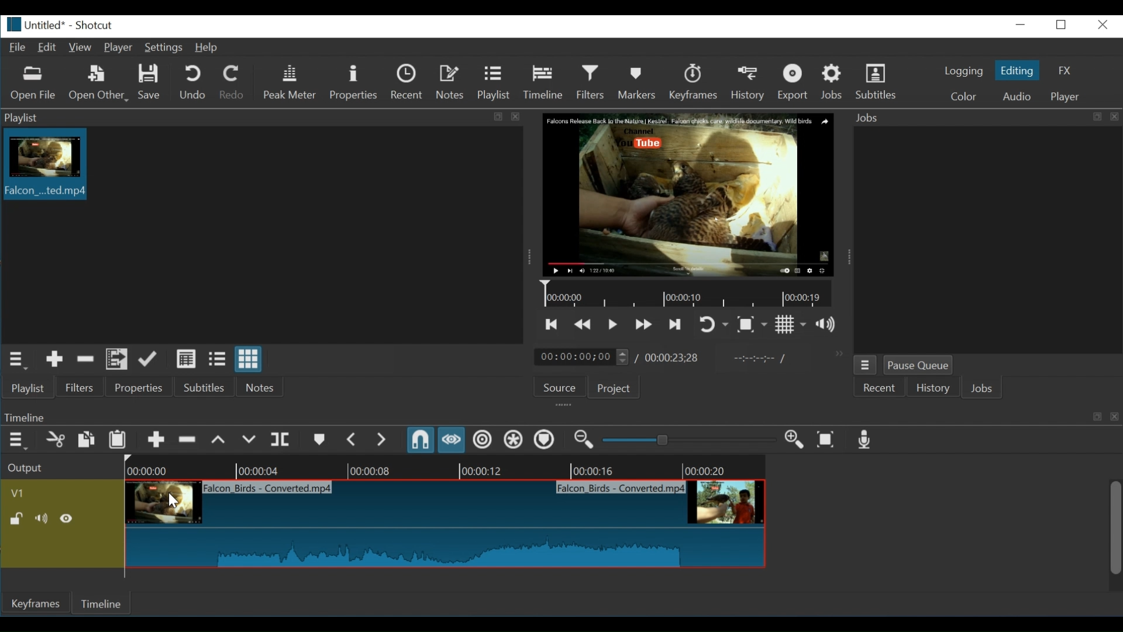 Image resolution: width=1123 pixels, height=632 pixels. Describe the element at coordinates (964, 71) in the screenshot. I see `logging` at that location.